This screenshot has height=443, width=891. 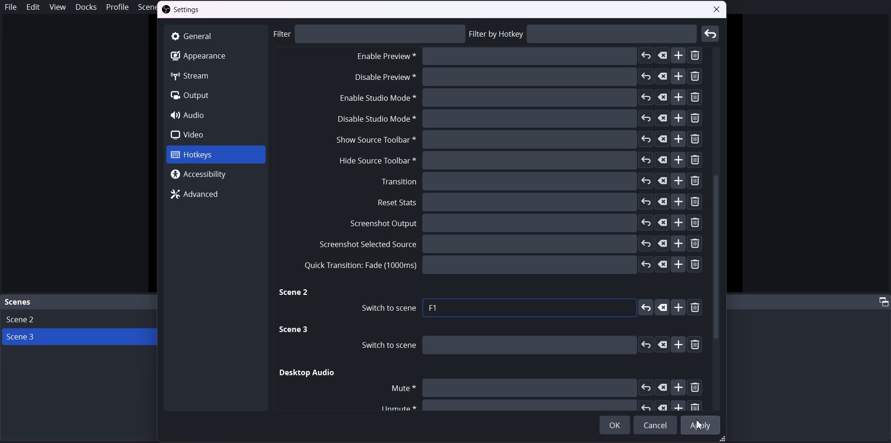 I want to click on Enable Studio Mode, so click(x=518, y=99).